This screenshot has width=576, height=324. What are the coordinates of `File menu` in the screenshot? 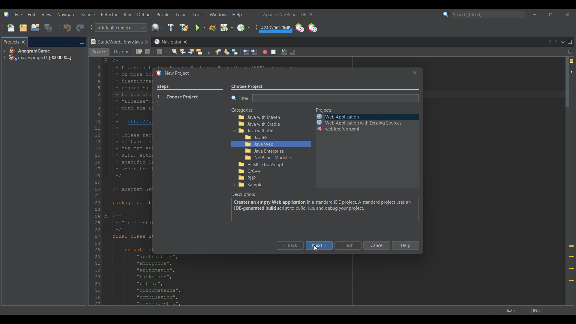 It's located at (18, 14).